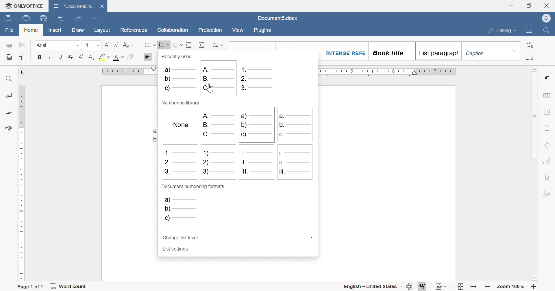 The width and height of the screenshot is (555, 291). What do you see at coordinates (62, 56) in the screenshot?
I see `underline` at bounding box center [62, 56].